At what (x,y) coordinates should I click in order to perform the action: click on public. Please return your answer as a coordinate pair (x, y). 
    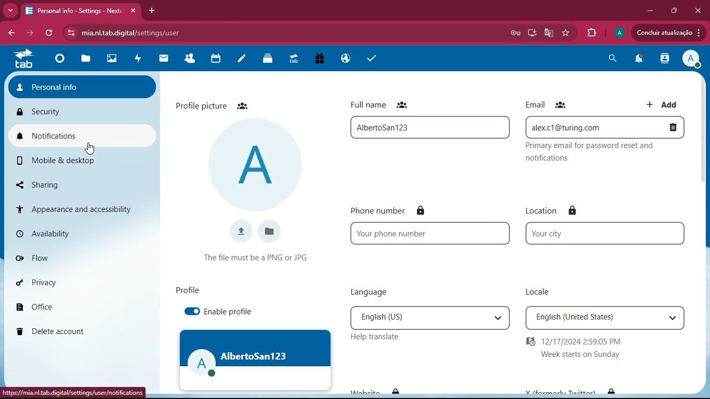
    Looking at the image, I should click on (344, 58).